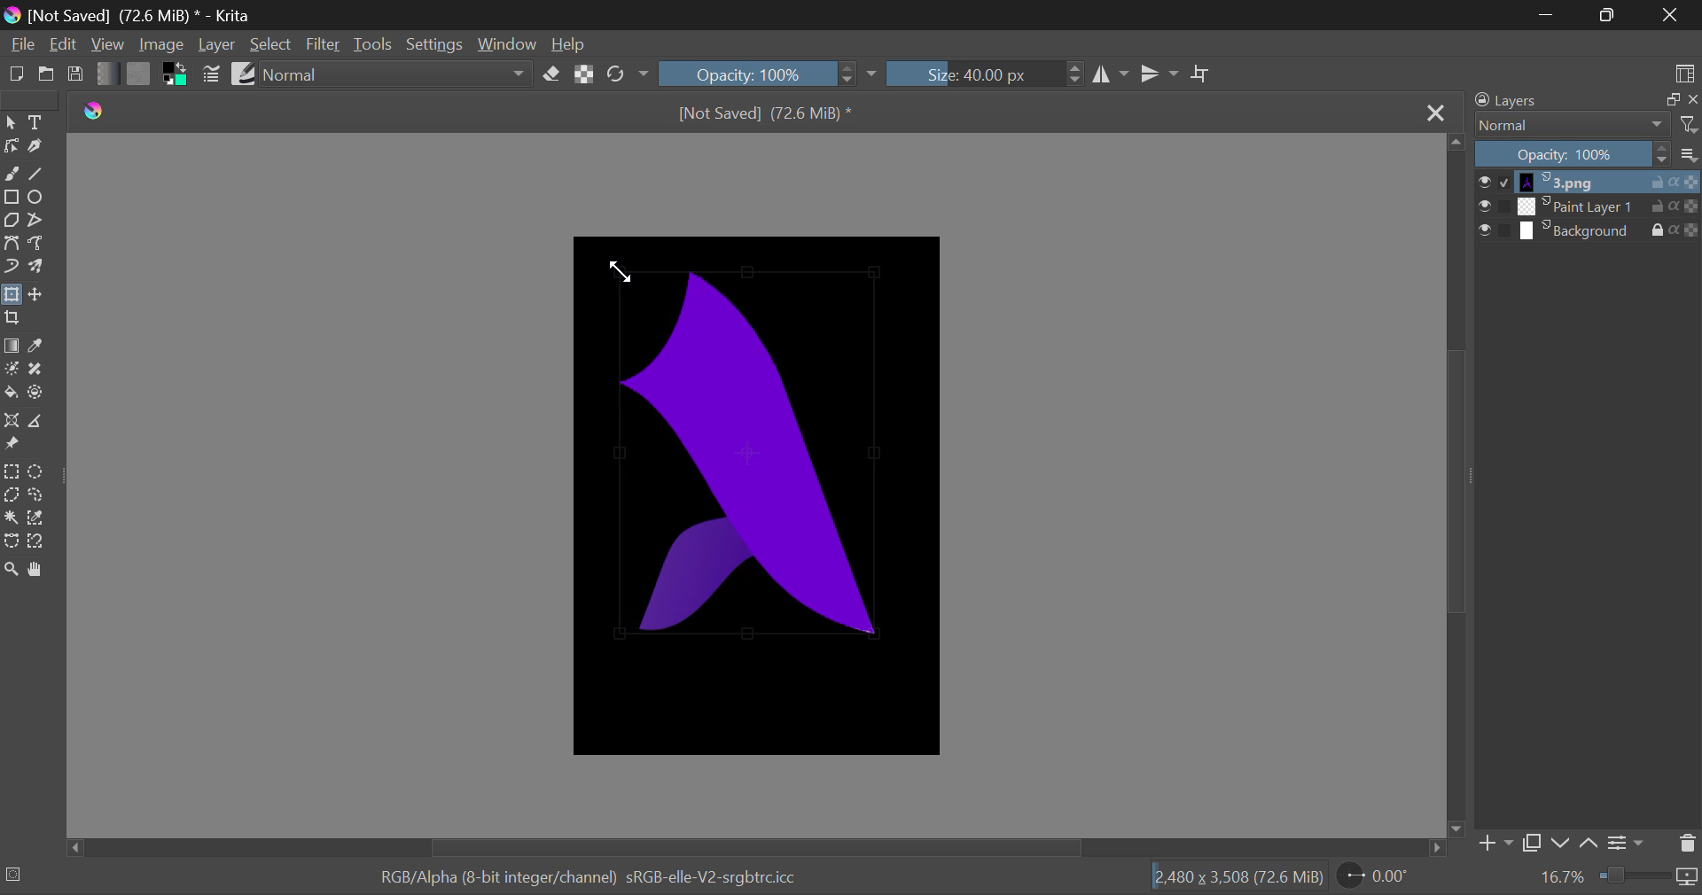  I want to click on layer 3, so click(1577, 229).